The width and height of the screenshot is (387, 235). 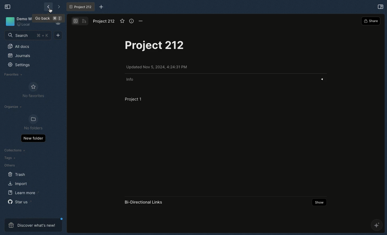 I want to click on Collapse sidebar, so click(x=9, y=7).